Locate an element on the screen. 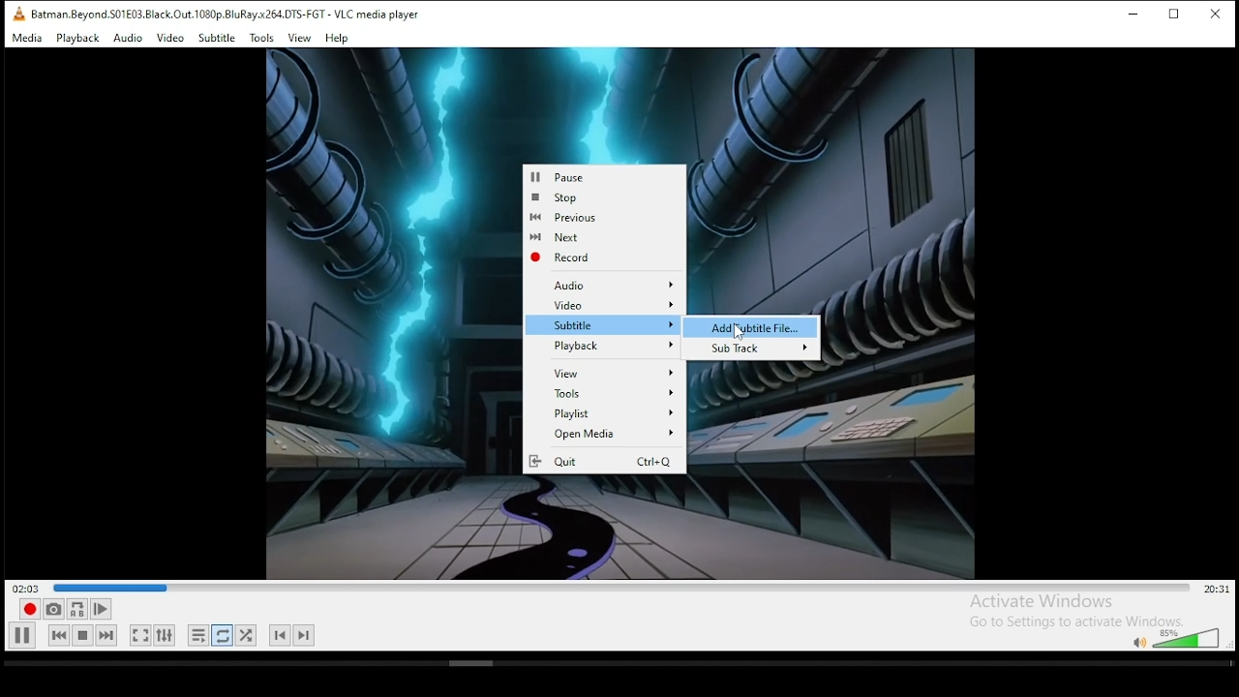 The width and height of the screenshot is (1239, 697). remaining/total time is located at coordinates (1216, 589).